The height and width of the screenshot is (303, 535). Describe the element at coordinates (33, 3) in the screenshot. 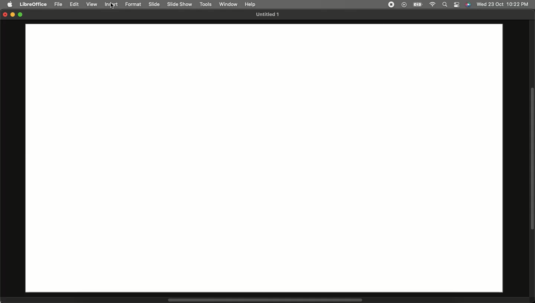

I see `LibreOffice` at that location.